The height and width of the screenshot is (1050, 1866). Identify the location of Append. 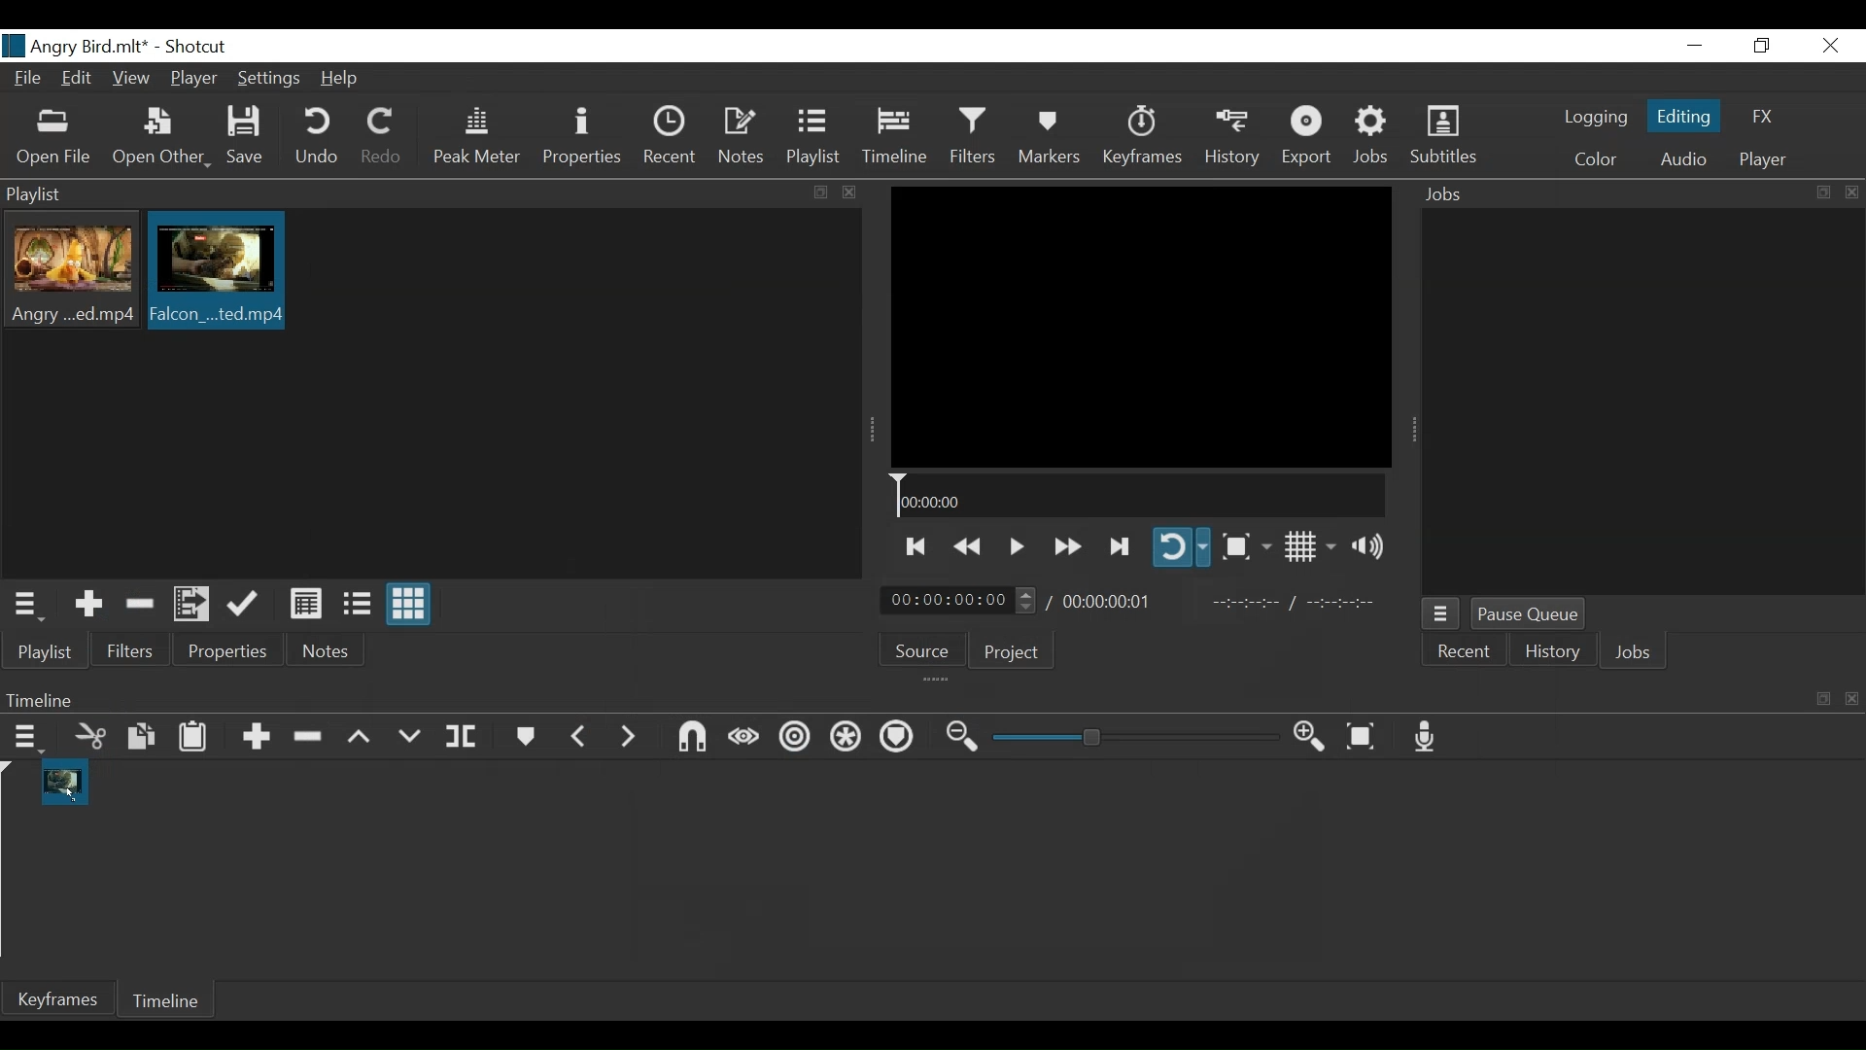
(255, 740).